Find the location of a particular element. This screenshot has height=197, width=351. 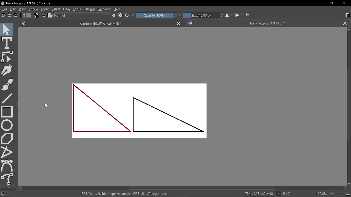

100.0% is located at coordinates (333, 193).